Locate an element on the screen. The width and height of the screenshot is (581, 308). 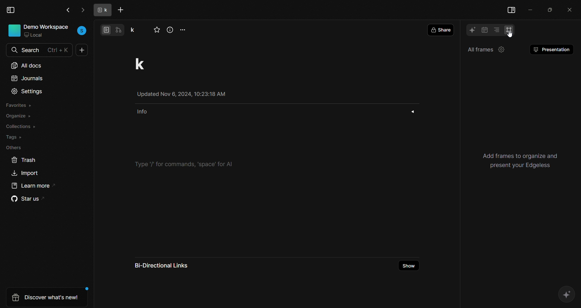
setting is located at coordinates (503, 50).